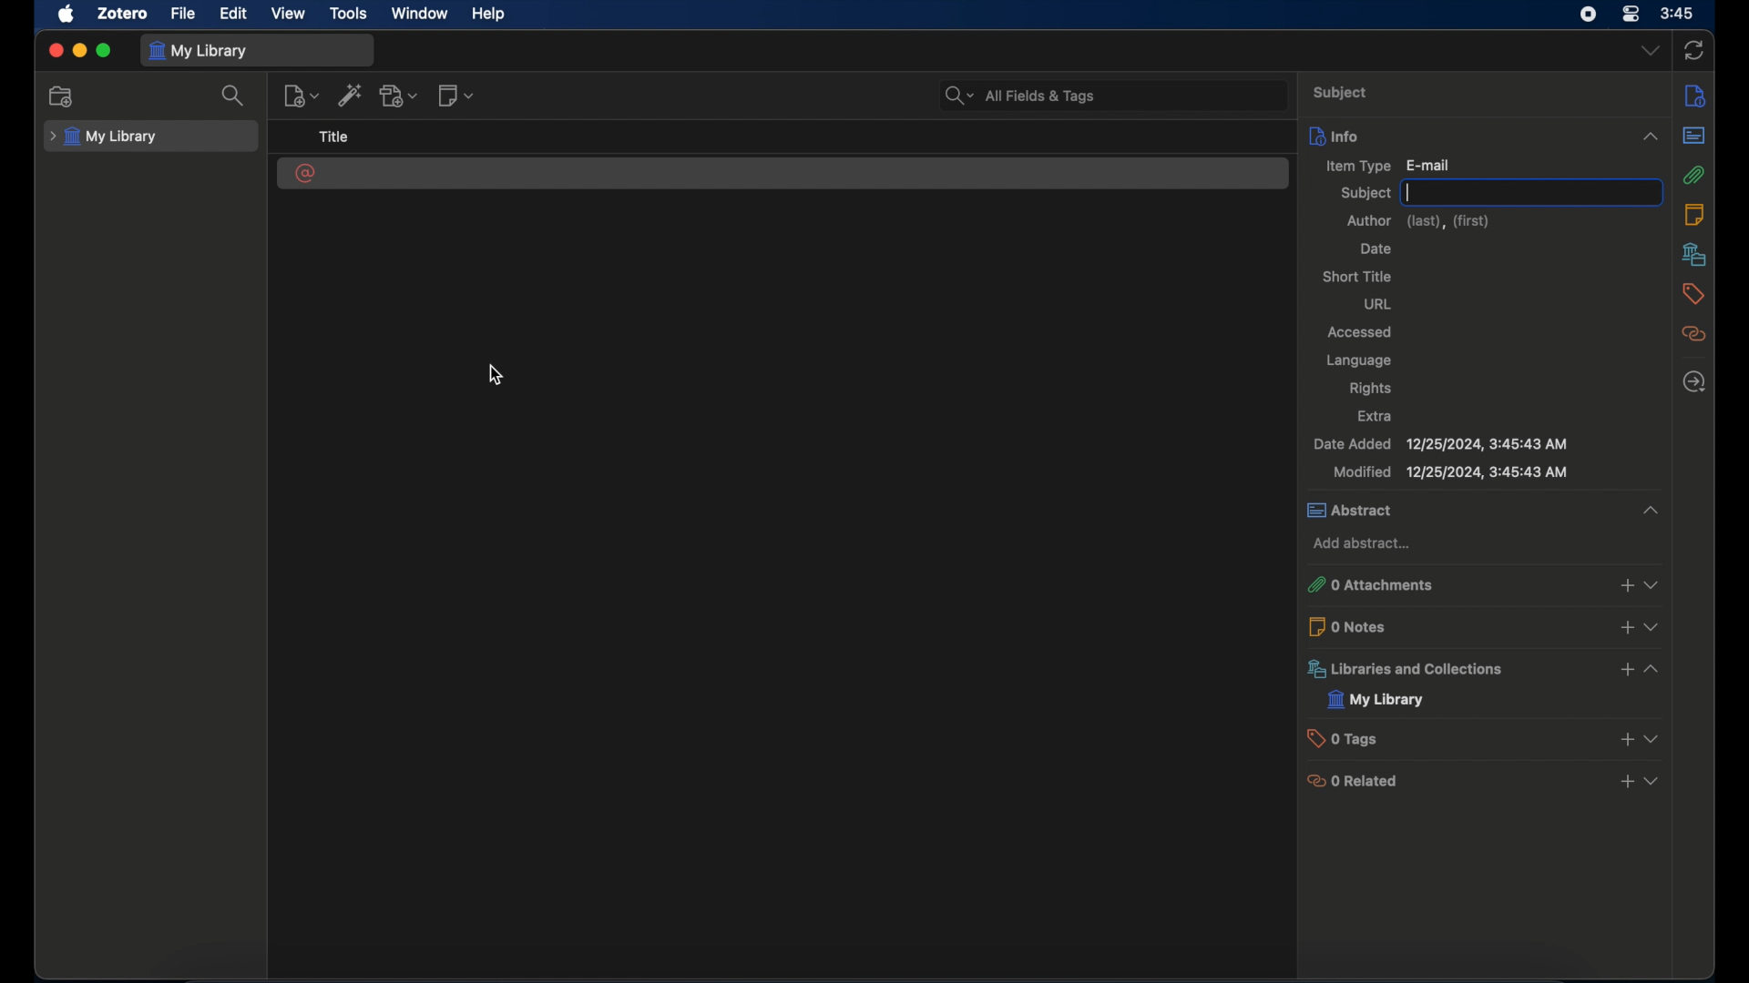 The height and width of the screenshot is (983, 1749). Describe the element at coordinates (55, 50) in the screenshot. I see `close` at that location.